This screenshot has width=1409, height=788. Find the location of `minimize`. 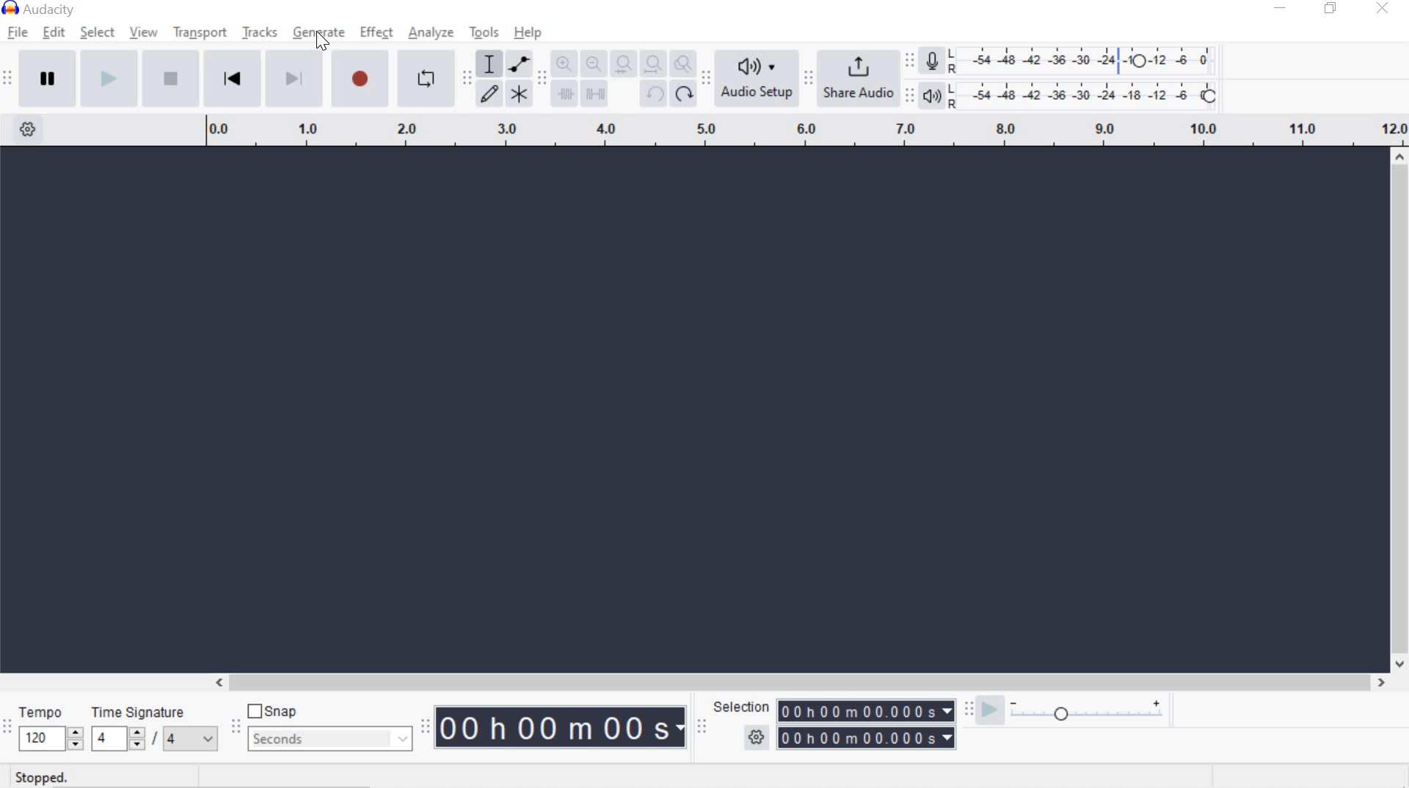

minimize is located at coordinates (1280, 7).